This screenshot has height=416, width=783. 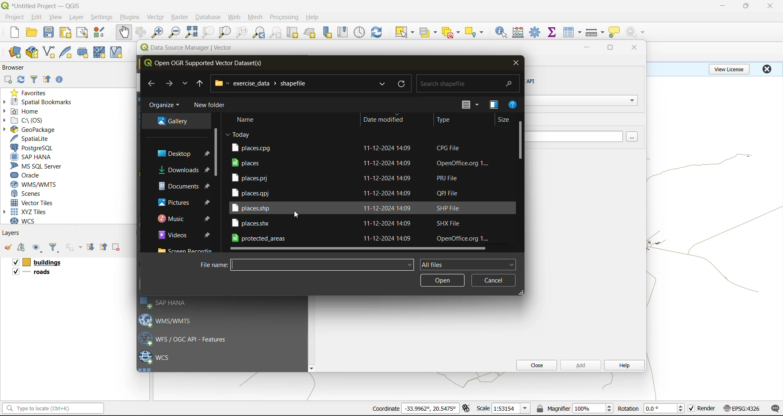 What do you see at coordinates (117, 247) in the screenshot?
I see `remove layer` at bounding box center [117, 247].